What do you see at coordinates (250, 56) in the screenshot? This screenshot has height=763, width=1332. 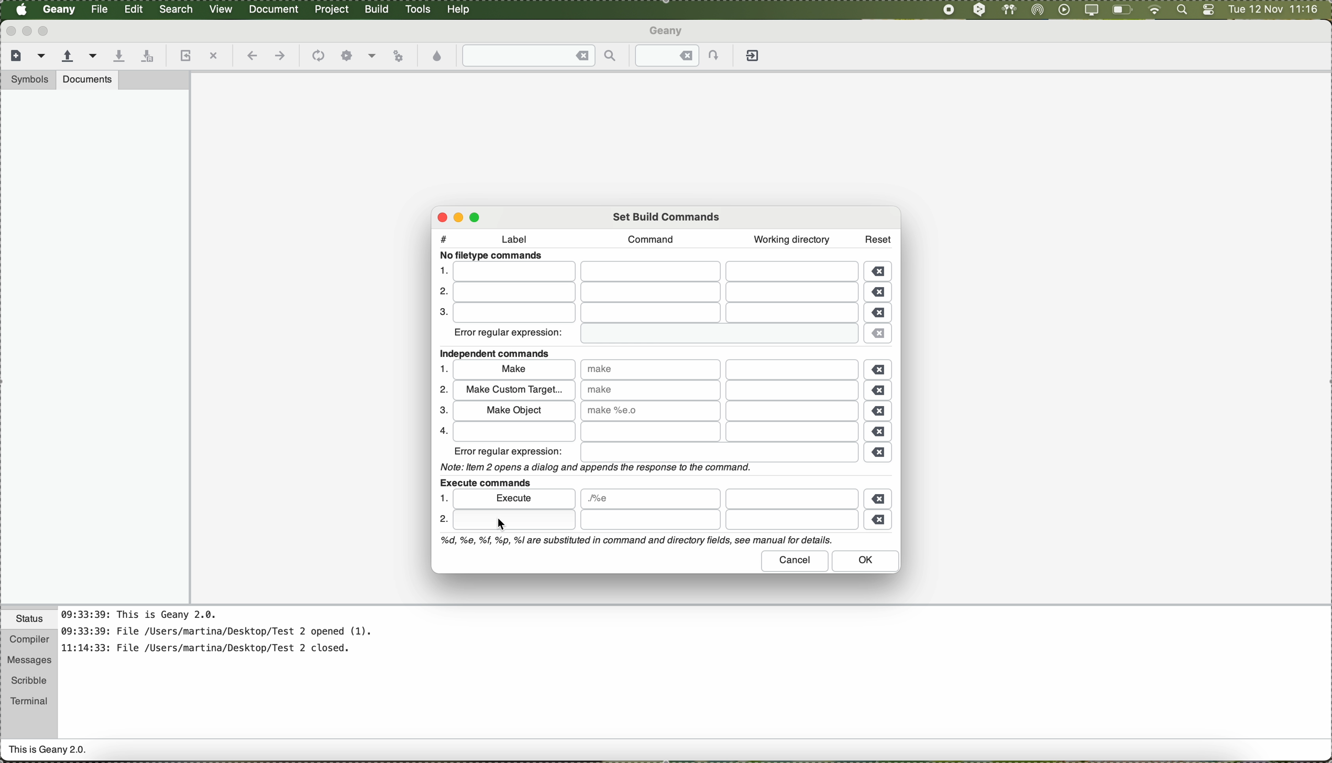 I see `navigate back a location` at bounding box center [250, 56].